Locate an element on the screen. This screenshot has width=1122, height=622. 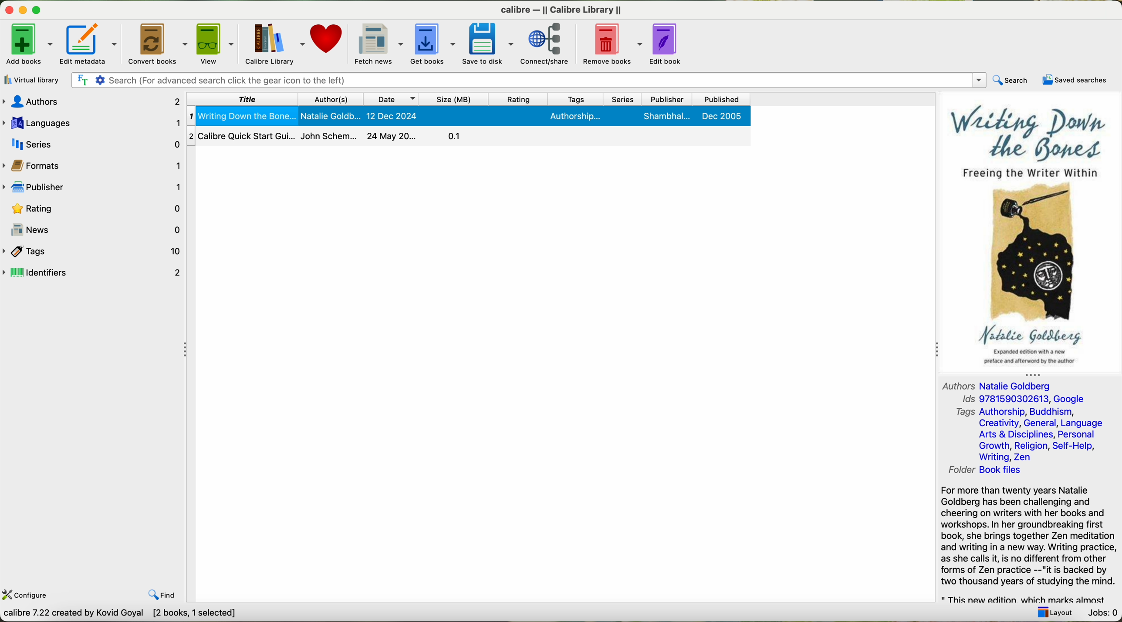
view is located at coordinates (218, 43).